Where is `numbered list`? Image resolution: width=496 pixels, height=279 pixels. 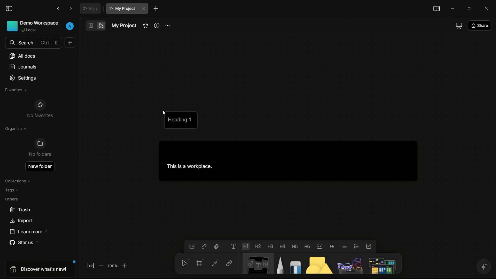
numbered list is located at coordinates (356, 245).